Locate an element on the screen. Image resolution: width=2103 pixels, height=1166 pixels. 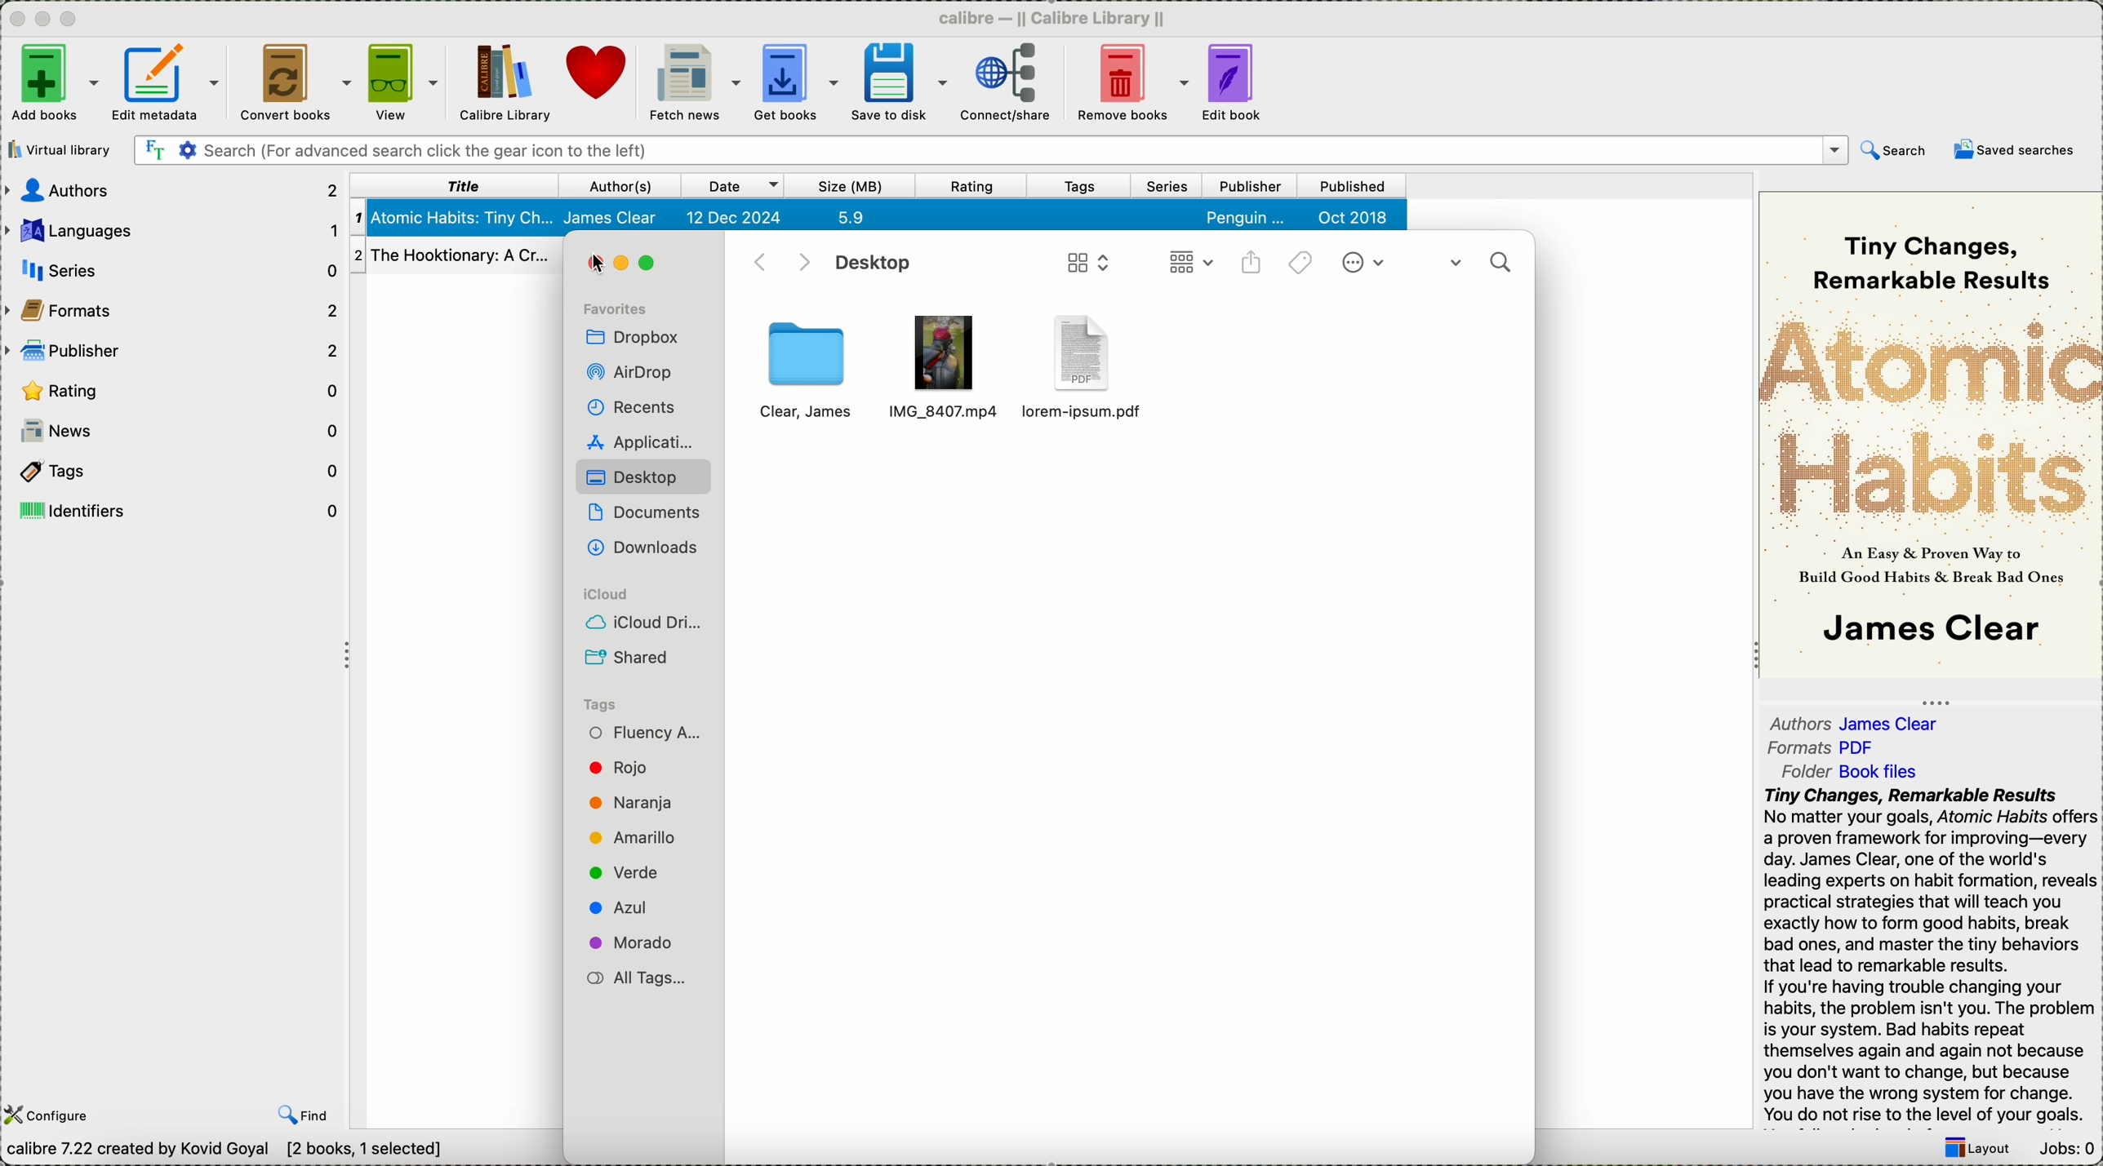
Calibre Calibre library is located at coordinates (1052, 16).